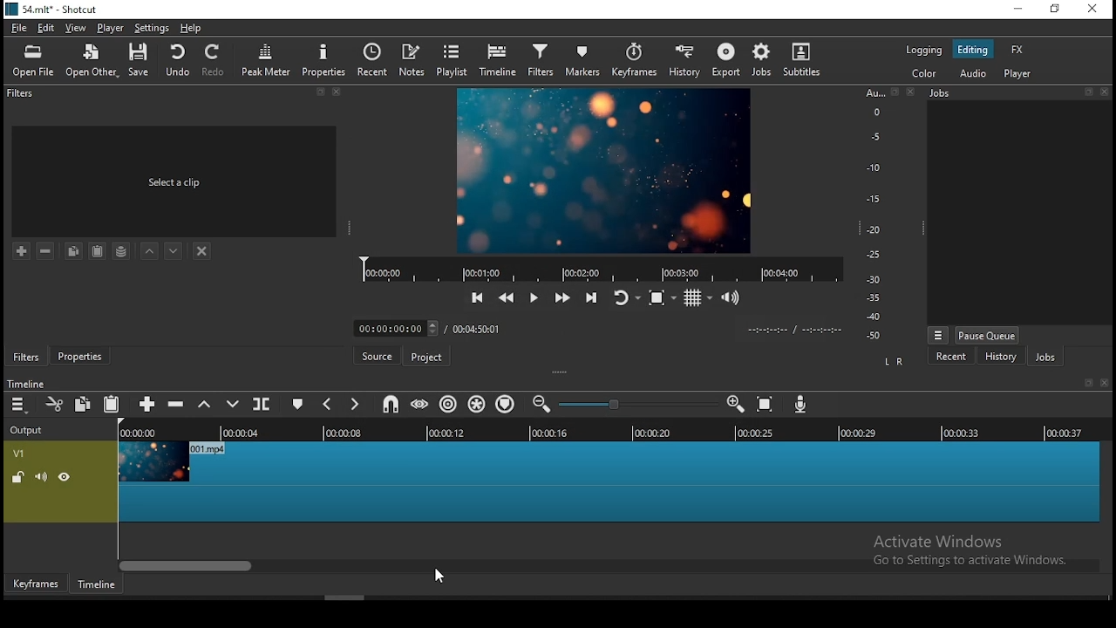 The image size is (1116, 628). Describe the element at coordinates (923, 49) in the screenshot. I see `logging` at that location.